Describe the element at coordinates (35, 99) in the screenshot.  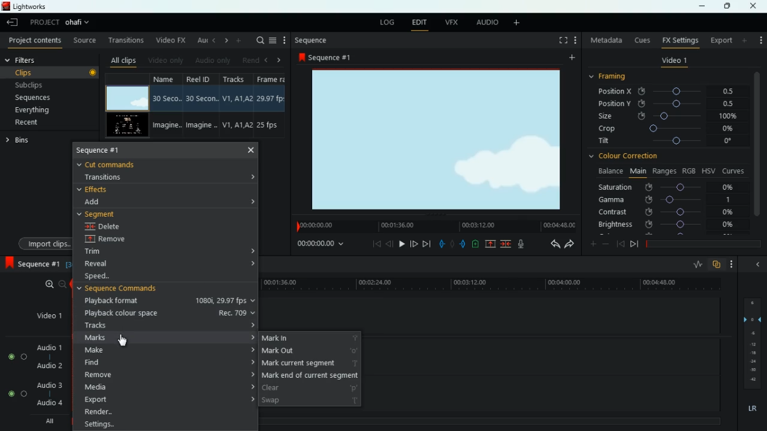
I see `sequences` at that location.